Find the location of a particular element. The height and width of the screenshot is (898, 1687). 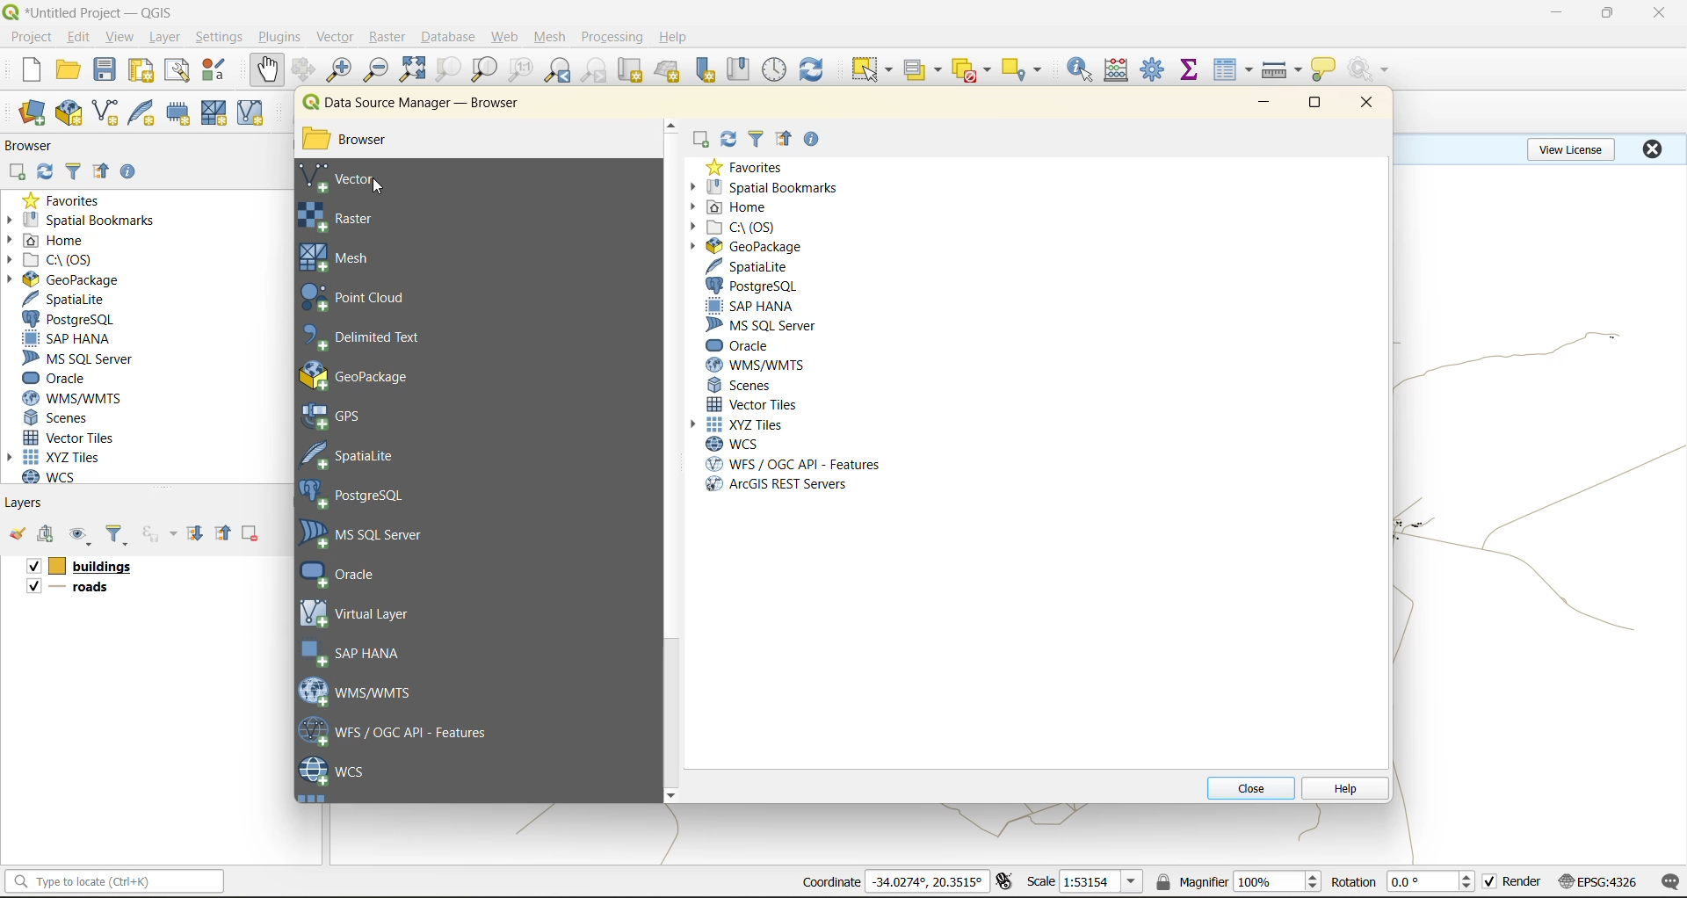

attributes table is located at coordinates (1234, 71).